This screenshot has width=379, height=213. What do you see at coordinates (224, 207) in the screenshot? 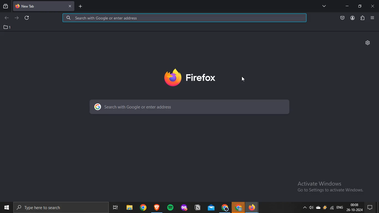
I see `chrome` at bounding box center [224, 207].